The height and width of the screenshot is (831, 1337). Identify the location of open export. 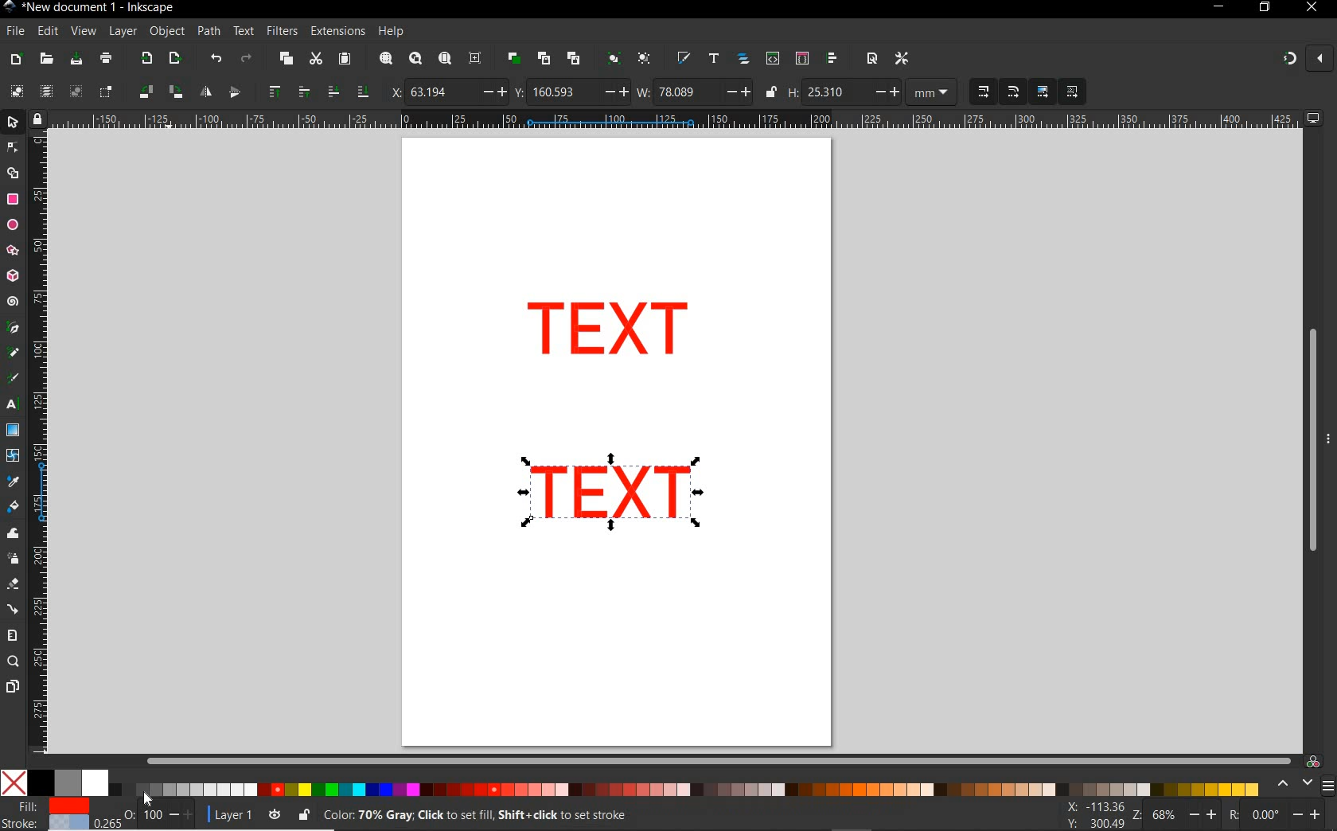
(174, 59).